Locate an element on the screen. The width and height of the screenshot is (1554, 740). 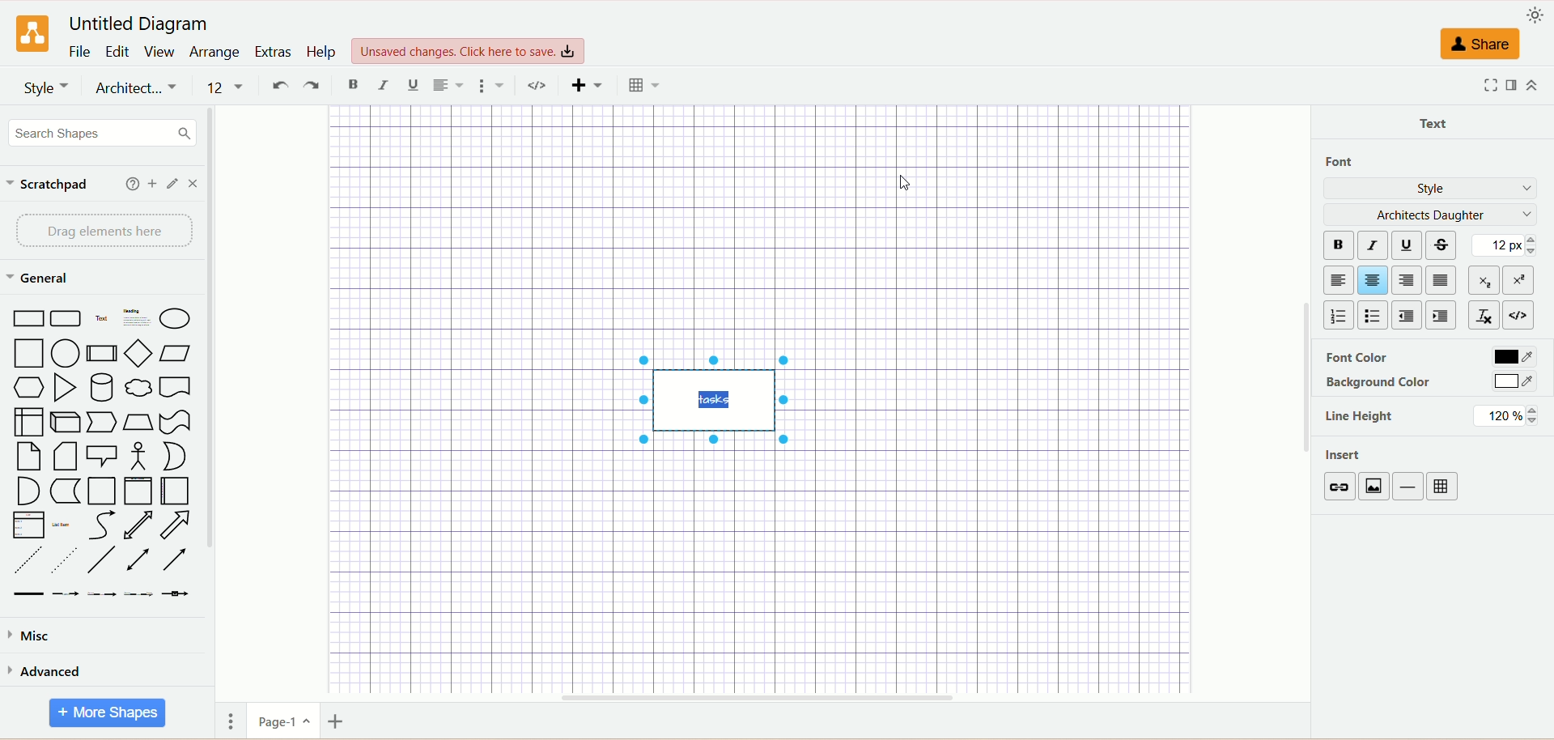
Font Size 12 is located at coordinates (227, 88).